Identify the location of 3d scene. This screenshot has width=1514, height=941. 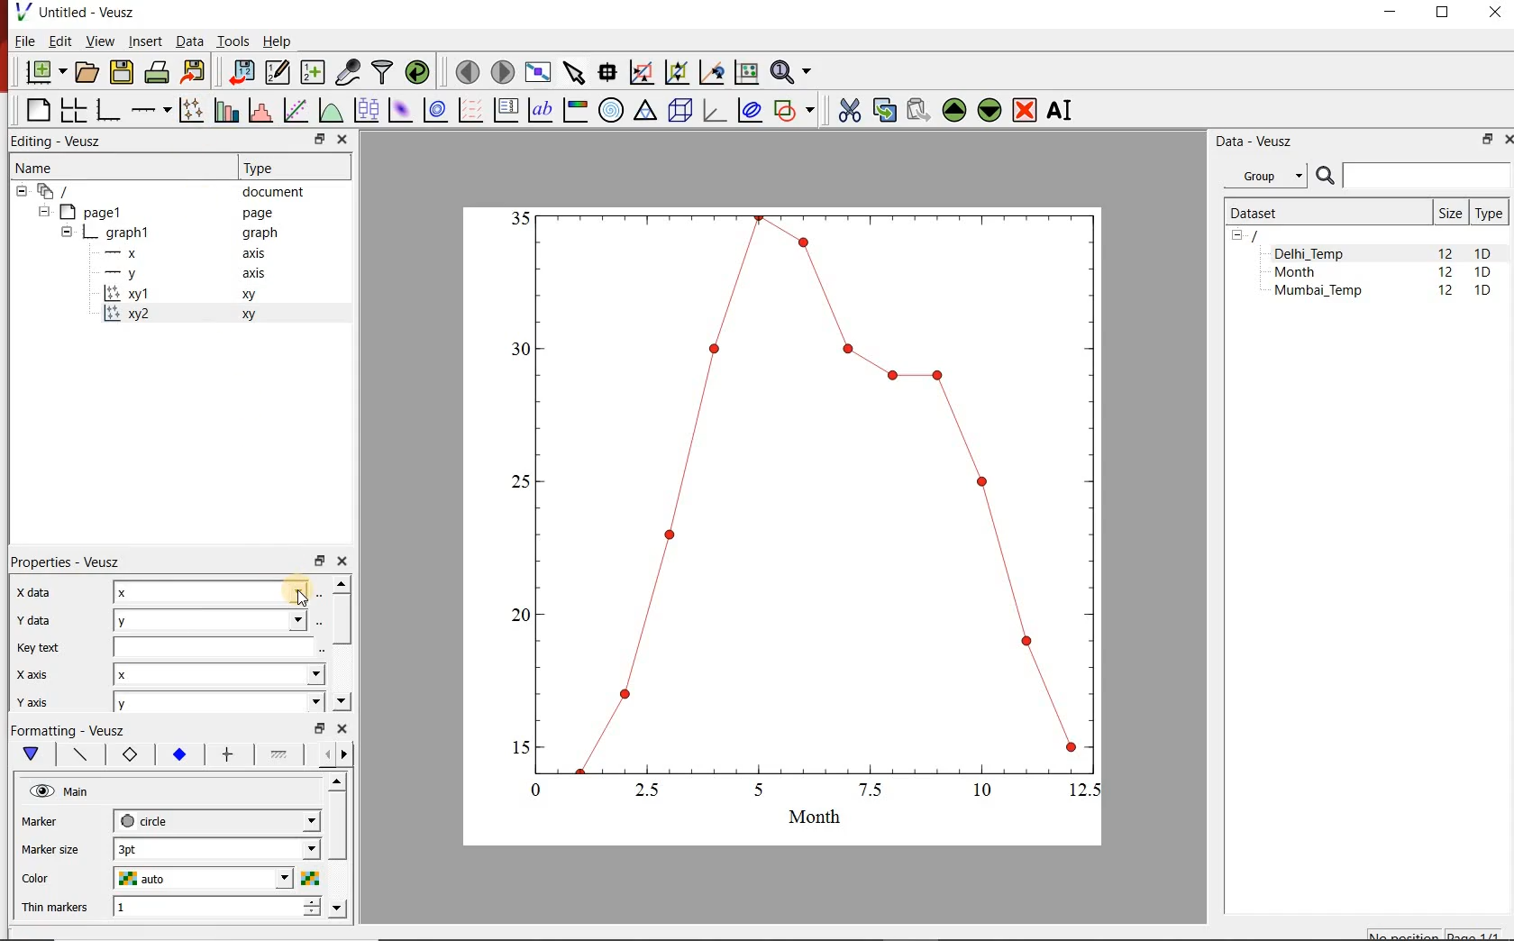
(679, 111).